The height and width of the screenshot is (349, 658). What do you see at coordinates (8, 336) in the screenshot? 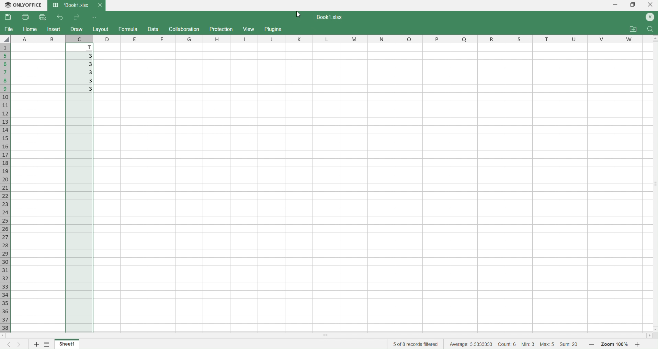
I see `scroll left` at bounding box center [8, 336].